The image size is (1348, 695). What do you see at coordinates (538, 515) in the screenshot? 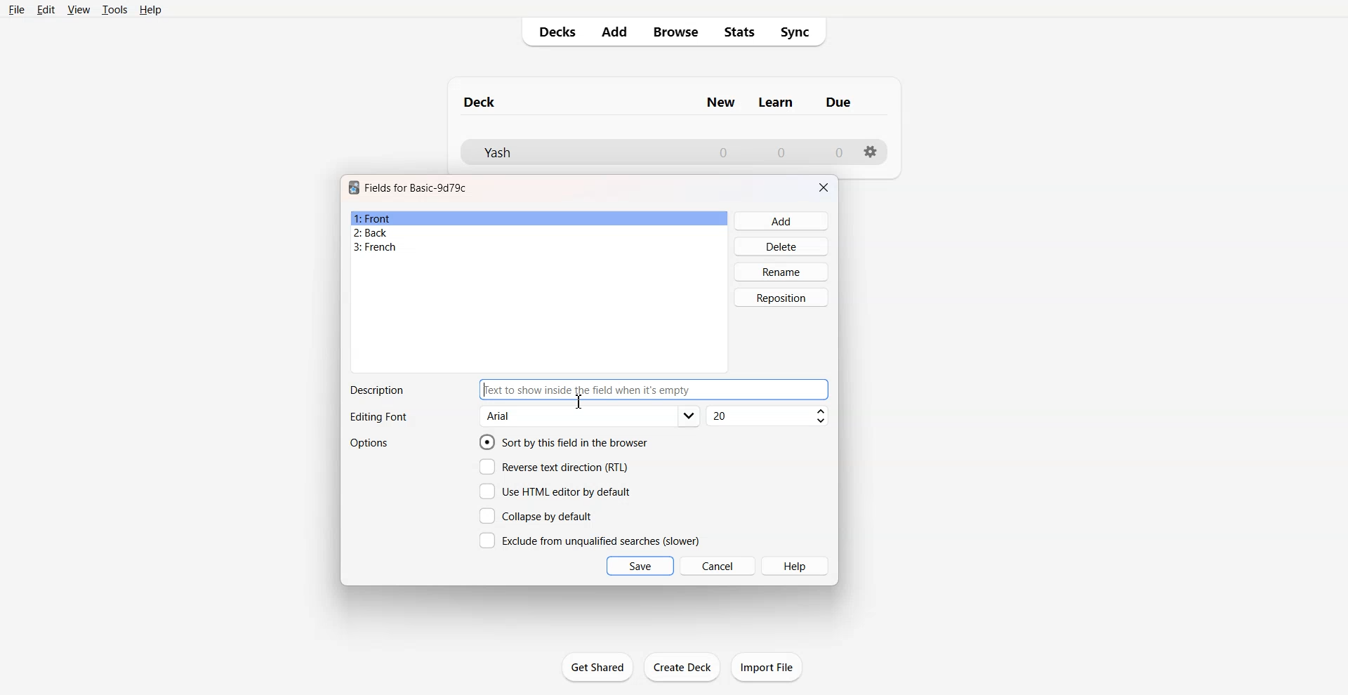
I see `Collapse by default` at bounding box center [538, 515].